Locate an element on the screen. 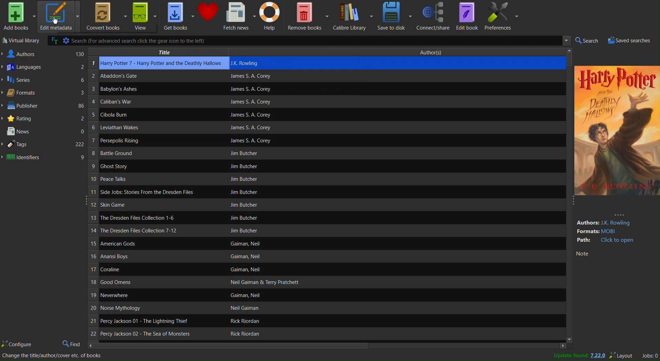  Author’s name is located at coordinates (324, 154).